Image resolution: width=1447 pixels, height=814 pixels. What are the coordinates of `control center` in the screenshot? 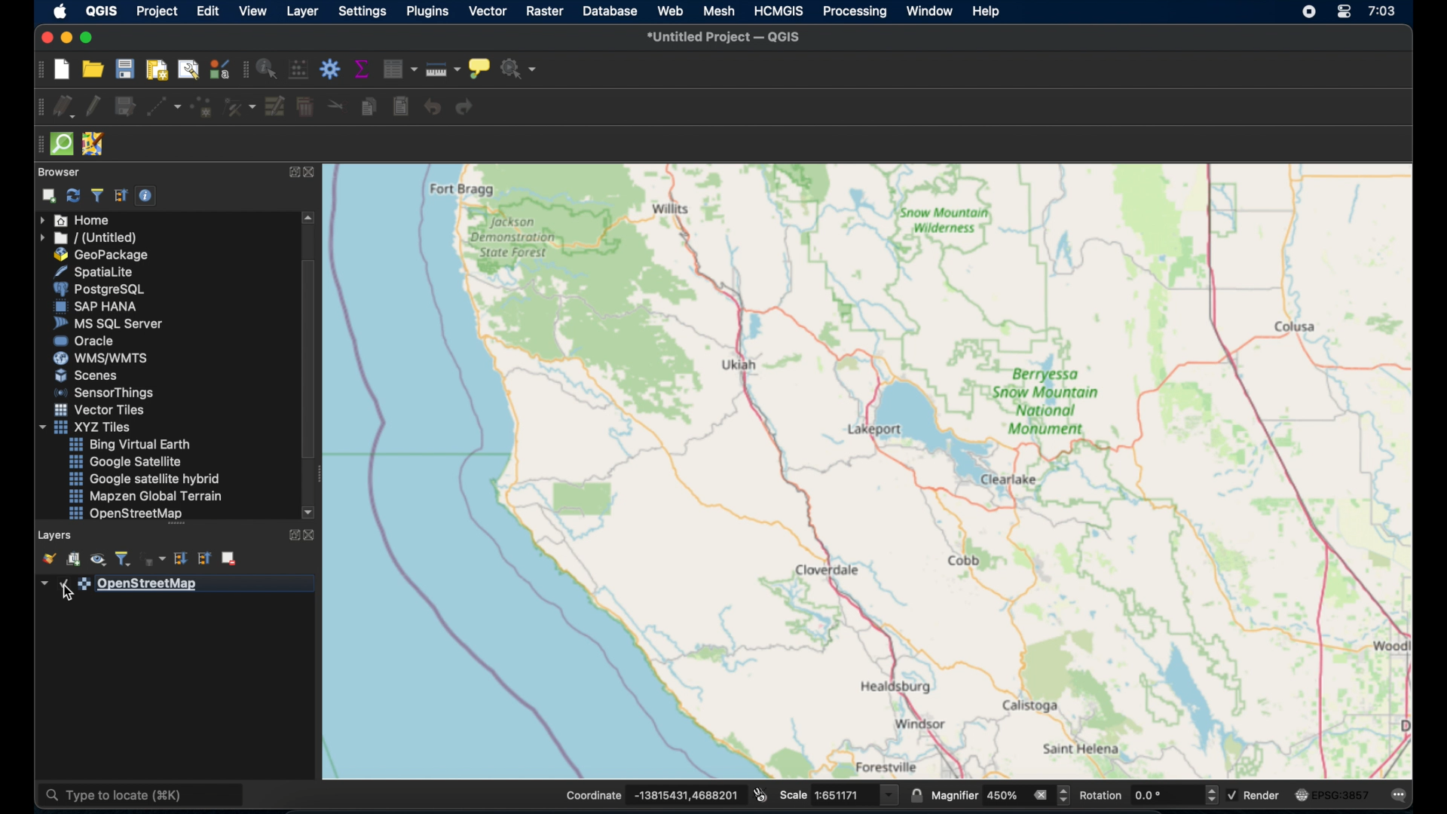 It's located at (1345, 11).